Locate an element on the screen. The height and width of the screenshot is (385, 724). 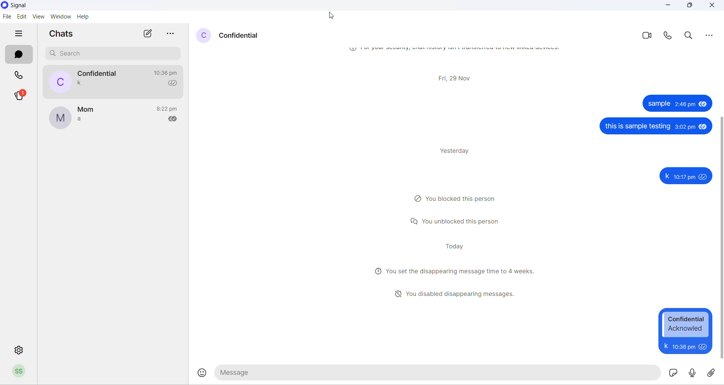
profile picture is located at coordinates (58, 82).